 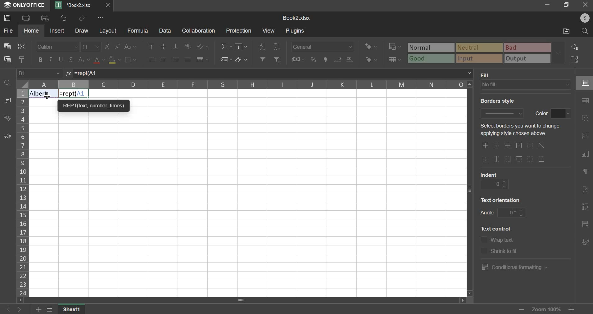 I want to click on layout, so click(x=108, y=31).